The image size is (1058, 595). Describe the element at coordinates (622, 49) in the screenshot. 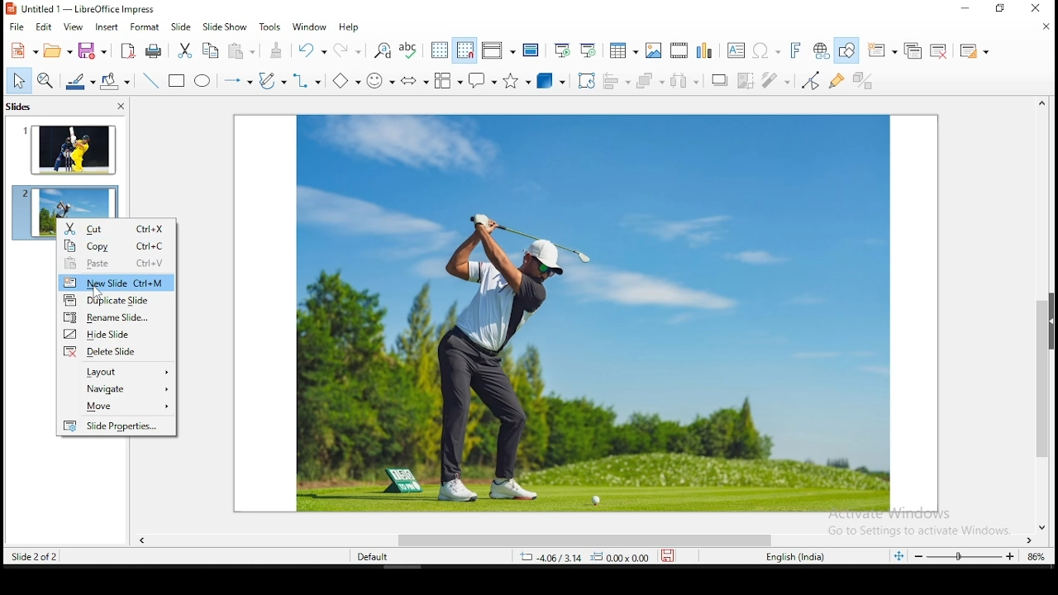

I see `tables` at that location.